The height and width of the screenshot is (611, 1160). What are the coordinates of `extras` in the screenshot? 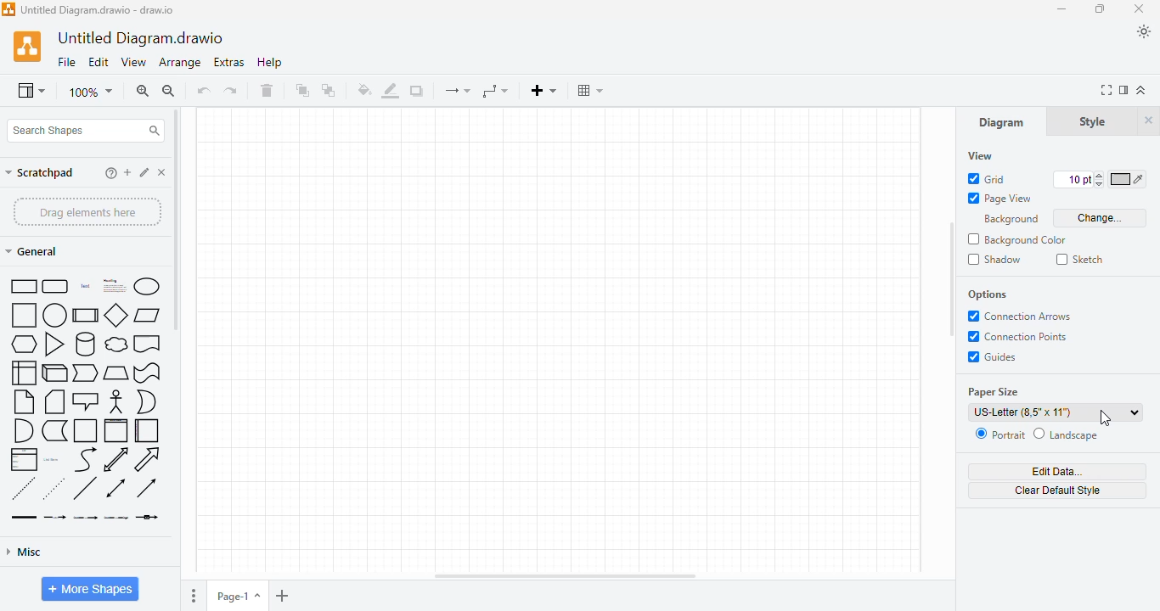 It's located at (229, 63).